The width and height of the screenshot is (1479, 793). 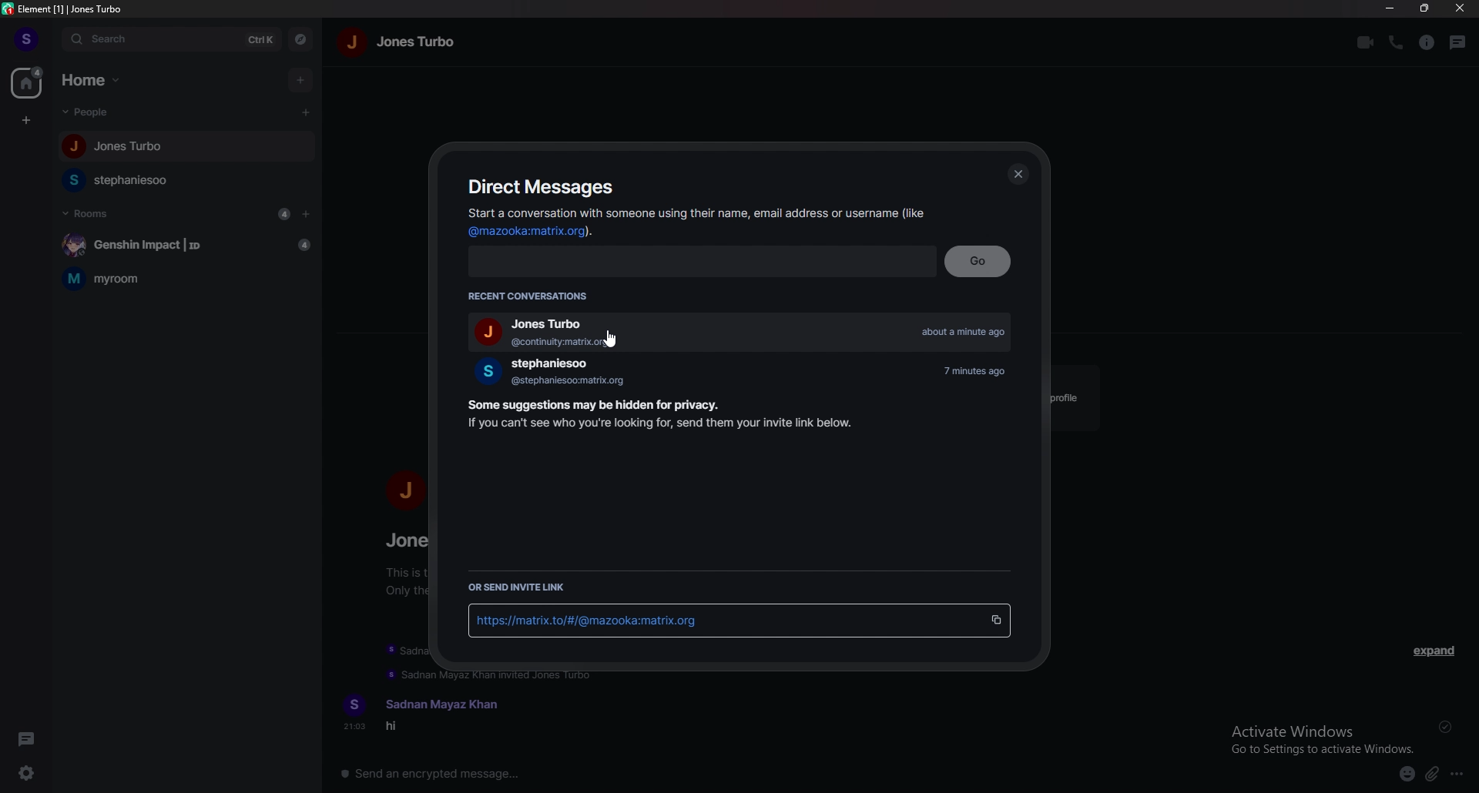 What do you see at coordinates (1424, 8) in the screenshot?
I see `resize` at bounding box center [1424, 8].